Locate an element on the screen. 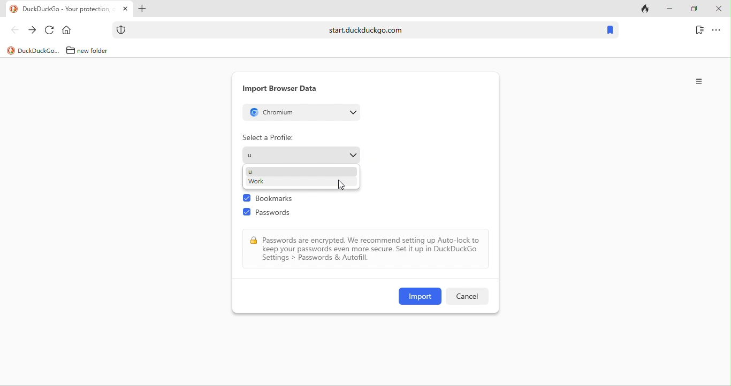 The width and height of the screenshot is (731, 386). icon is located at coordinates (14, 9).